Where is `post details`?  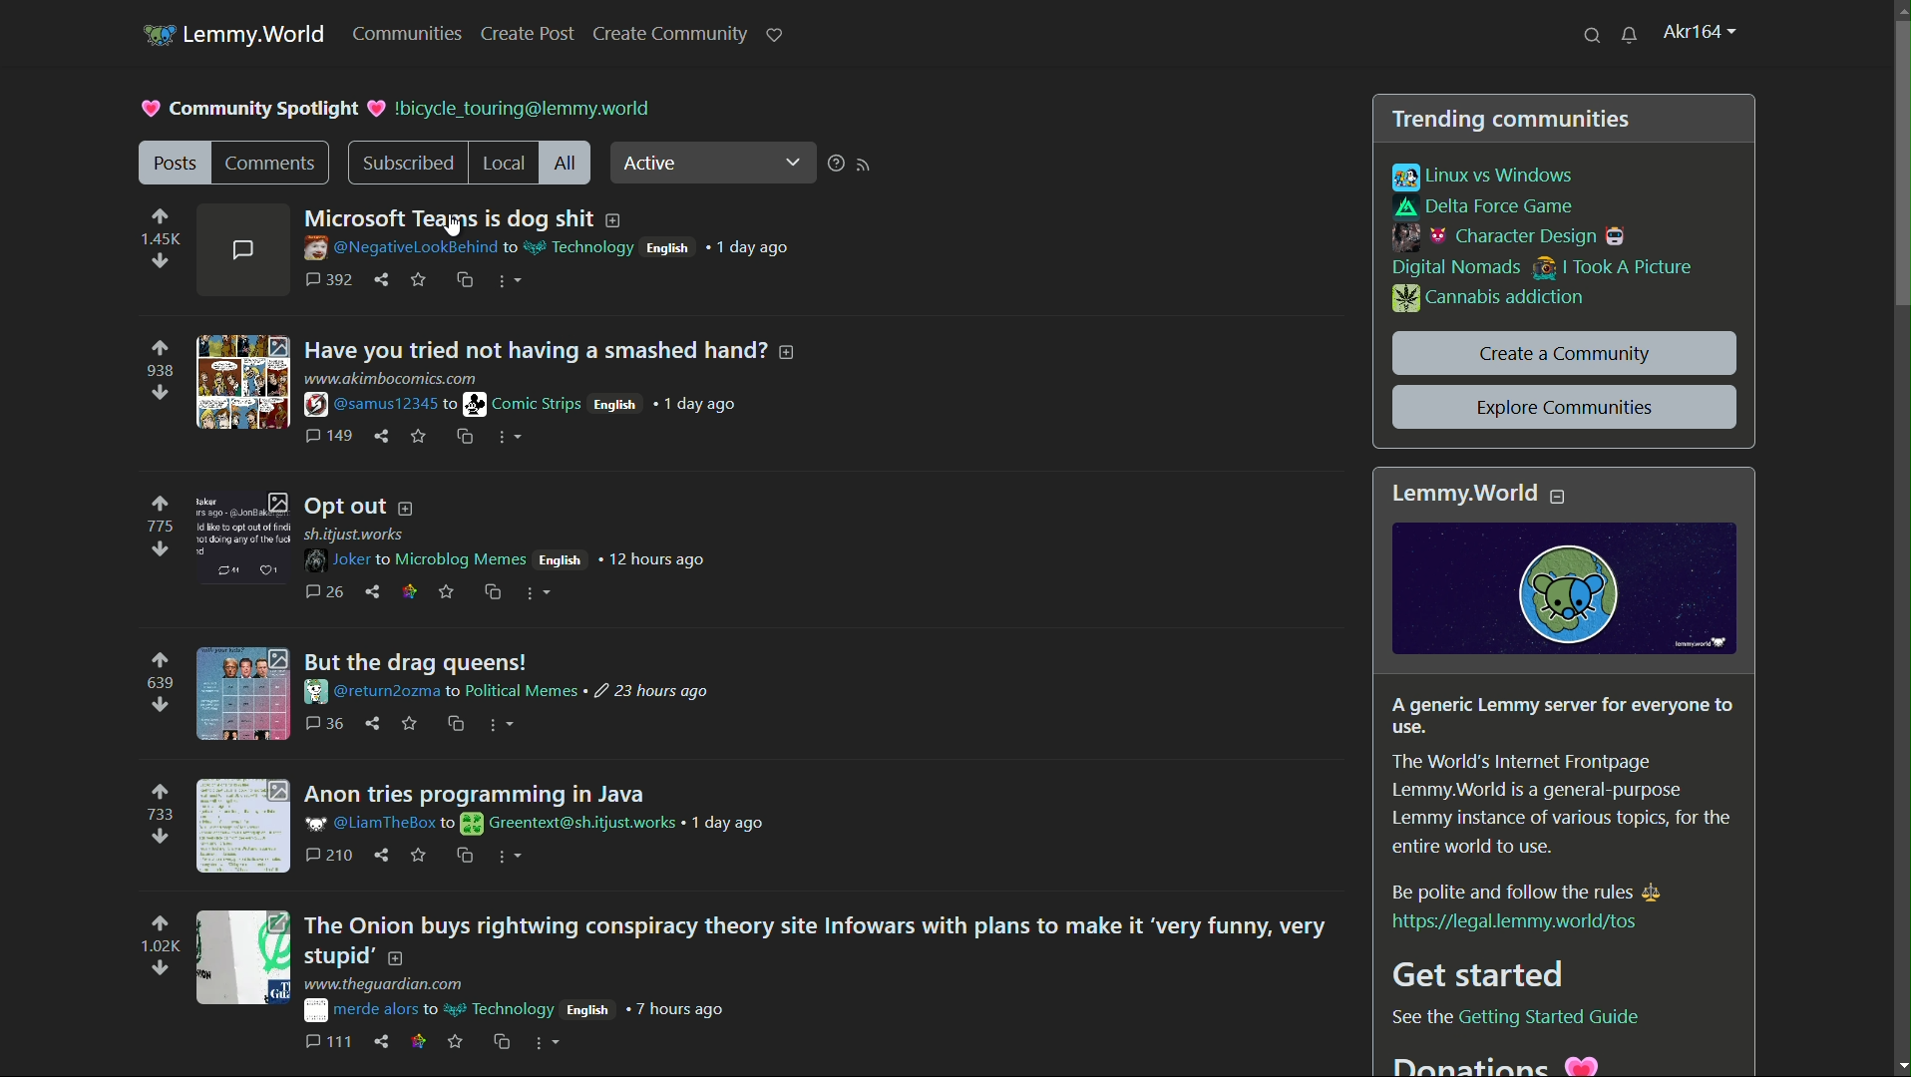 post details is located at coordinates (547, 821).